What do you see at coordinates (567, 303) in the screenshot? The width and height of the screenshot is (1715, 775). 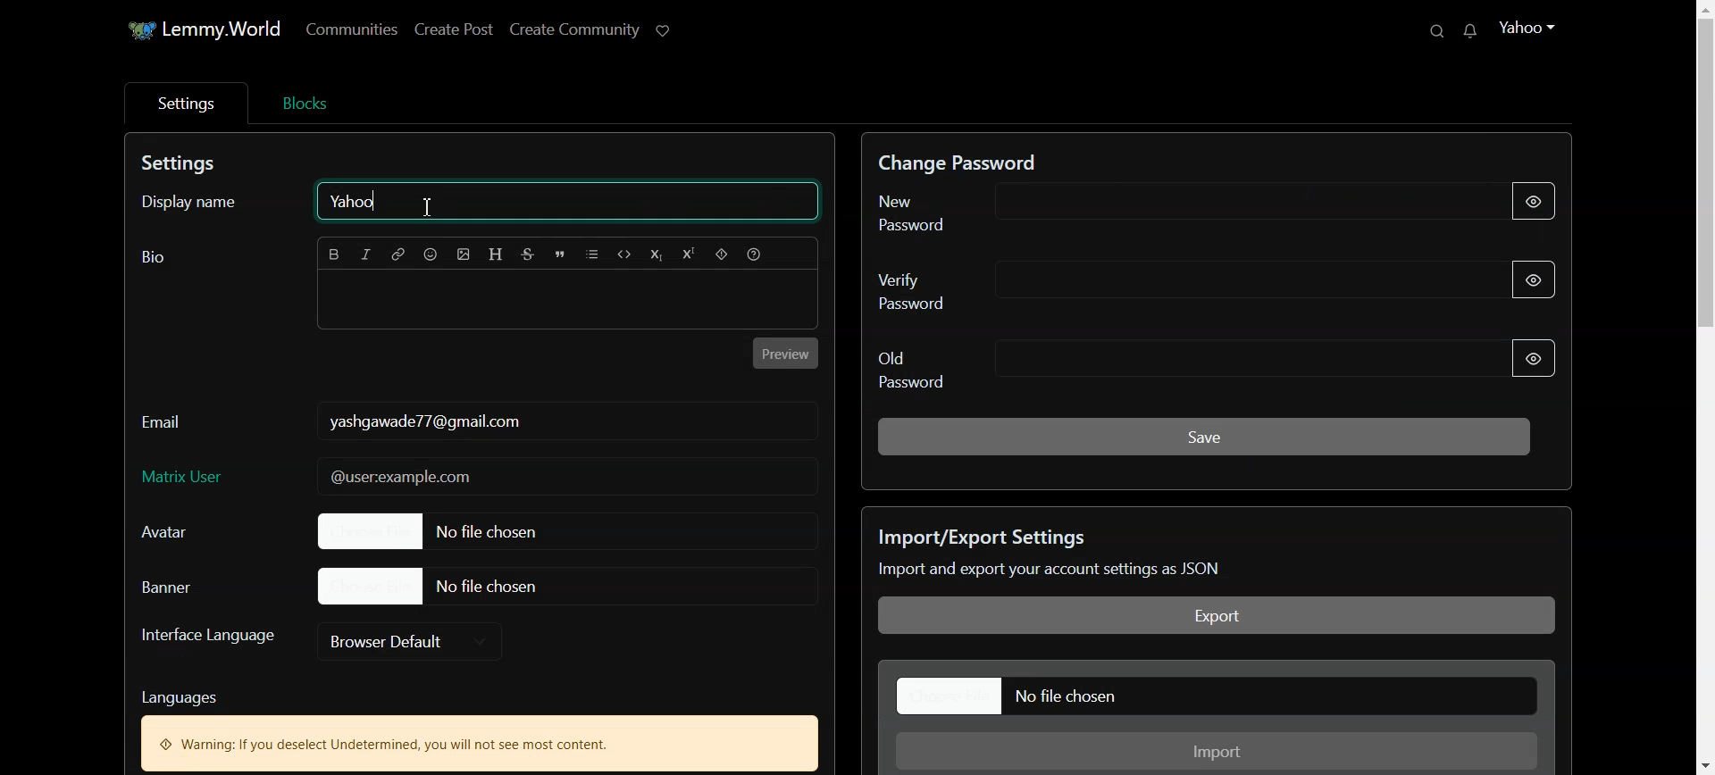 I see `Typing window` at bounding box center [567, 303].